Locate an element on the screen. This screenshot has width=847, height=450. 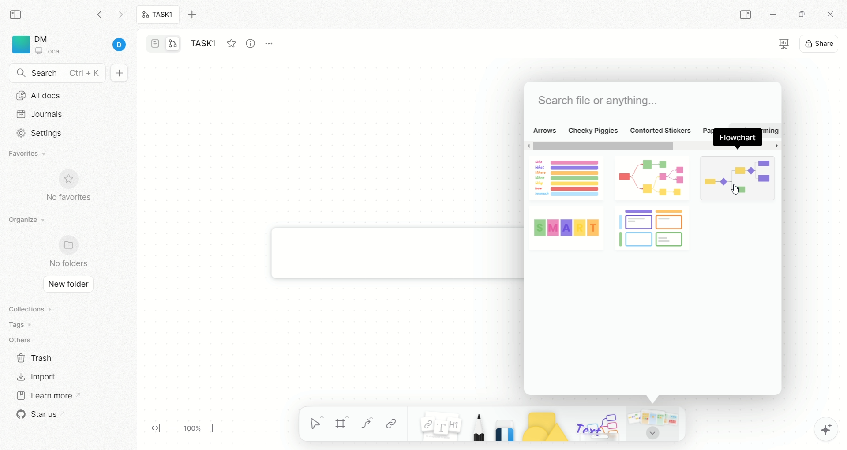
share is located at coordinates (820, 42).